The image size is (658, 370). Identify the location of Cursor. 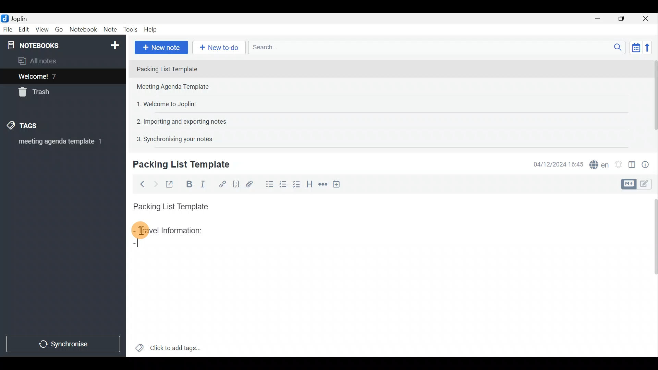
(137, 246).